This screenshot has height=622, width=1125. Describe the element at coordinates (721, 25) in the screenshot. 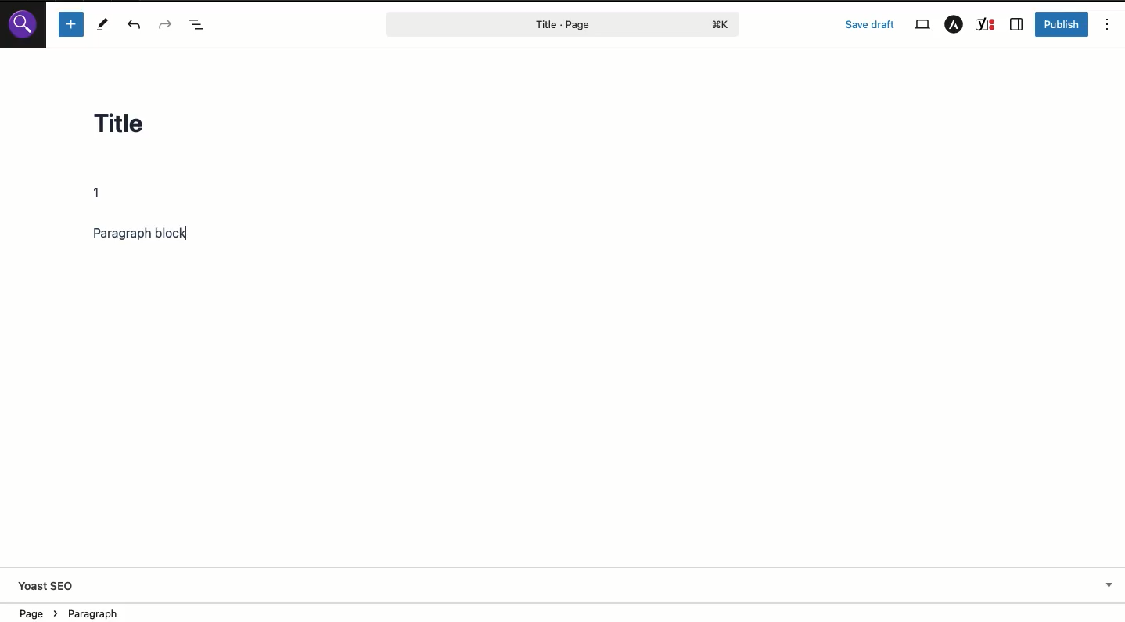

I see `command+K` at that location.